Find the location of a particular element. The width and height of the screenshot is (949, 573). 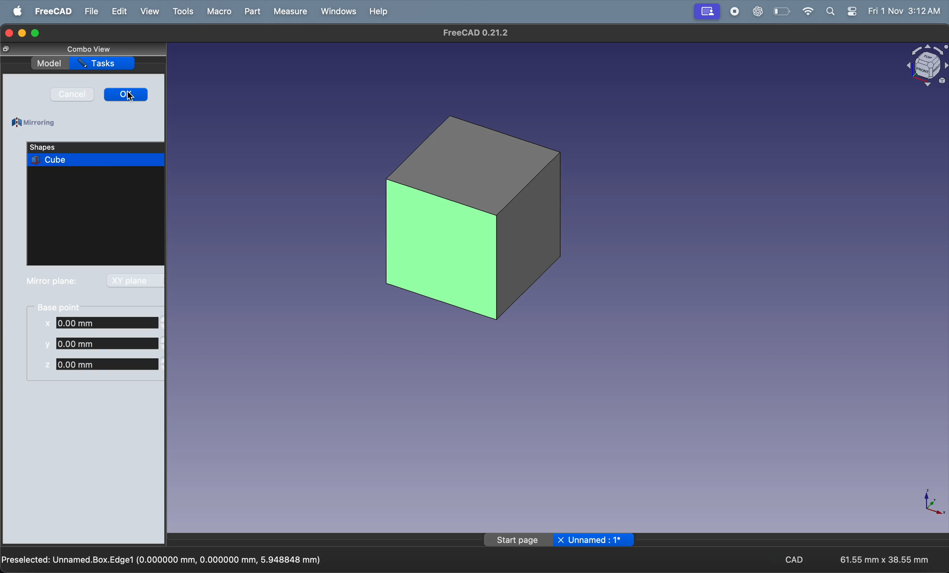

object view is located at coordinates (926, 68).